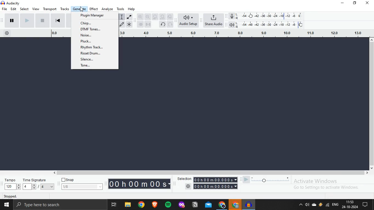 The height and width of the screenshot is (210, 374). I want to click on Close, so click(369, 4).